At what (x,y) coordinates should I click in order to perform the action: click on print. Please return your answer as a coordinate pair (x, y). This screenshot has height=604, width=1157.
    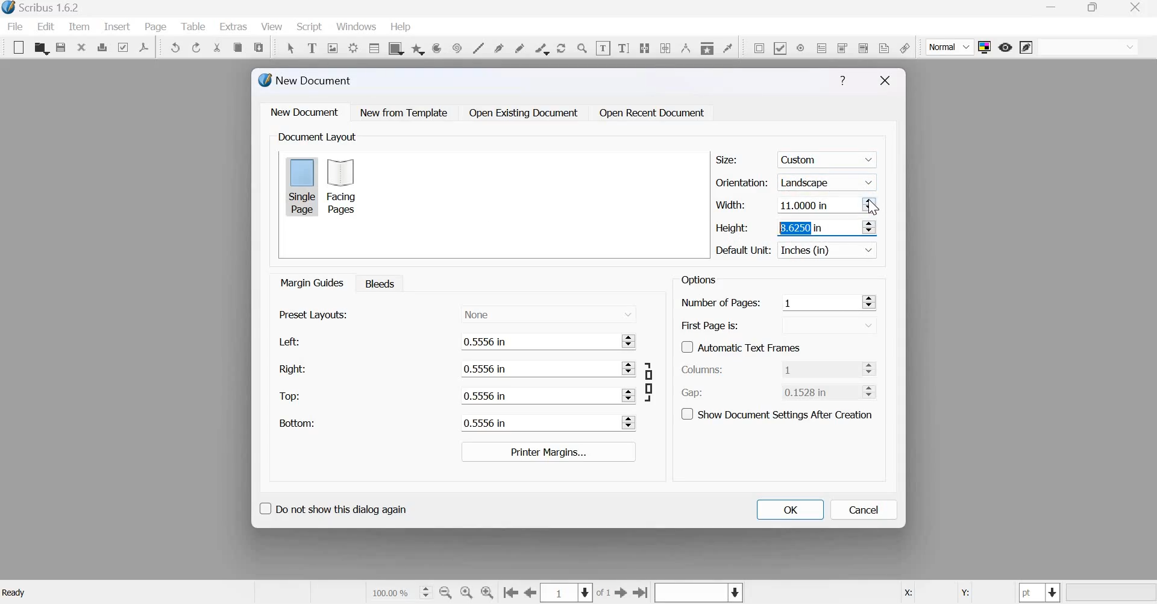
    Looking at the image, I should click on (102, 47).